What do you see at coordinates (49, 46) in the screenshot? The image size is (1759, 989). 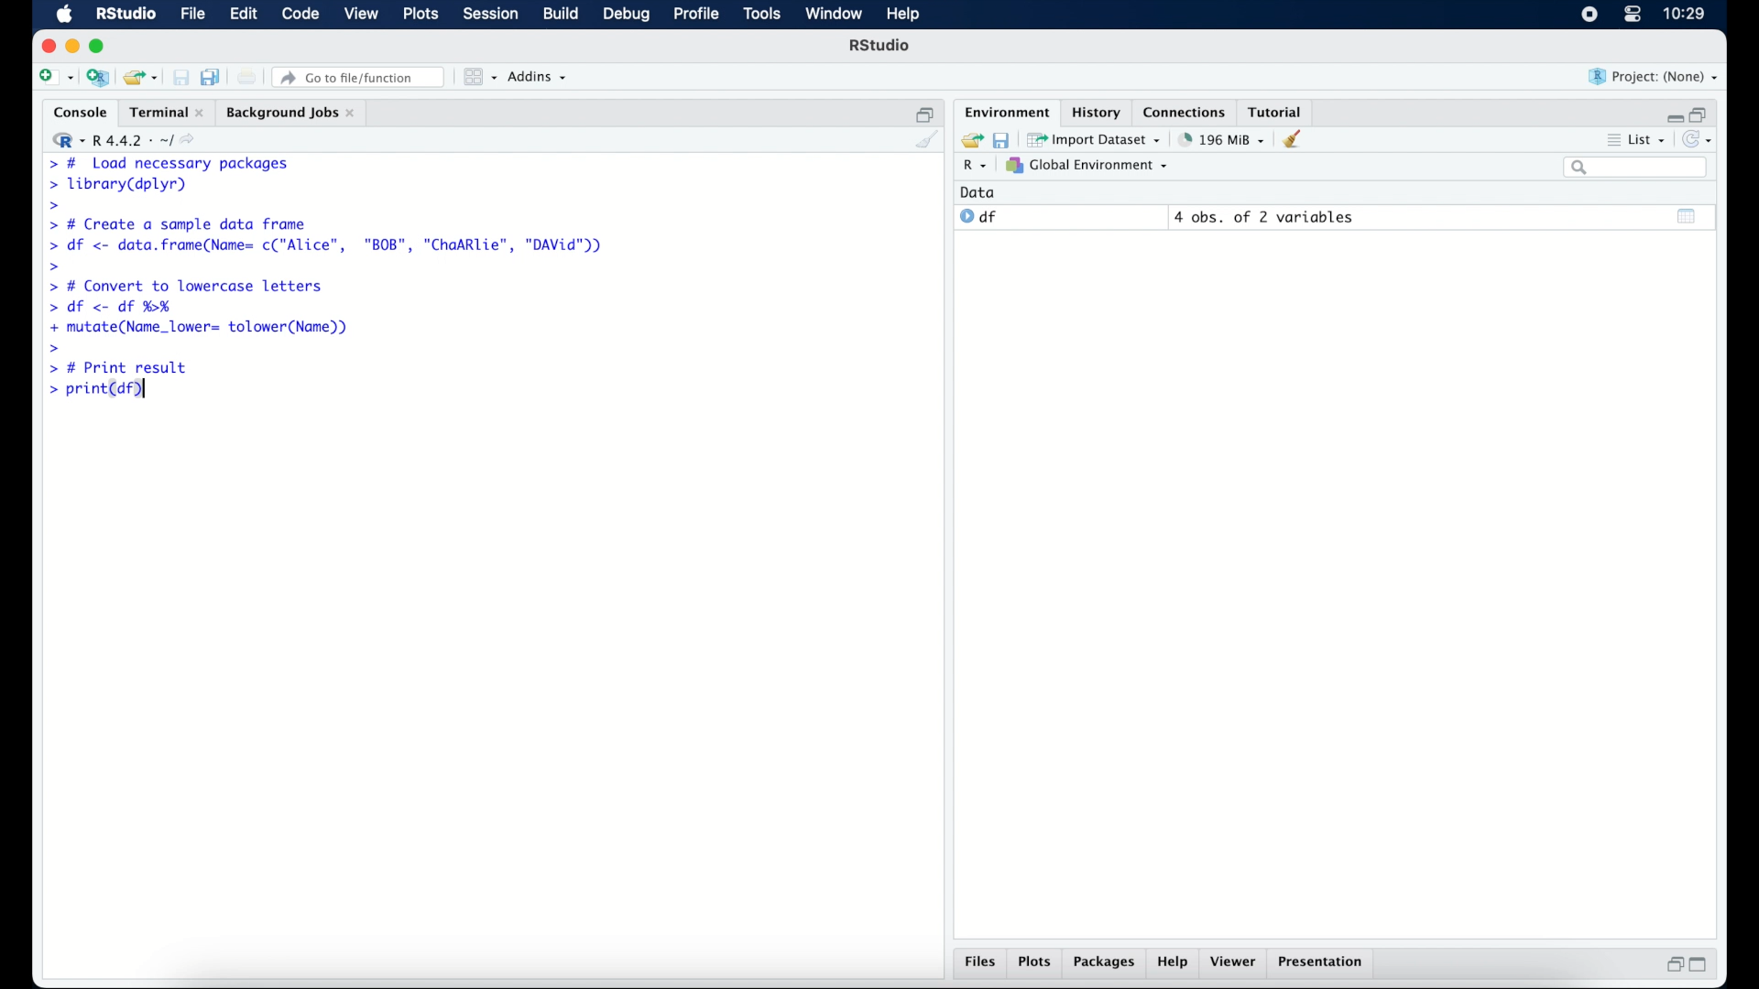 I see `close` at bounding box center [49, 46].